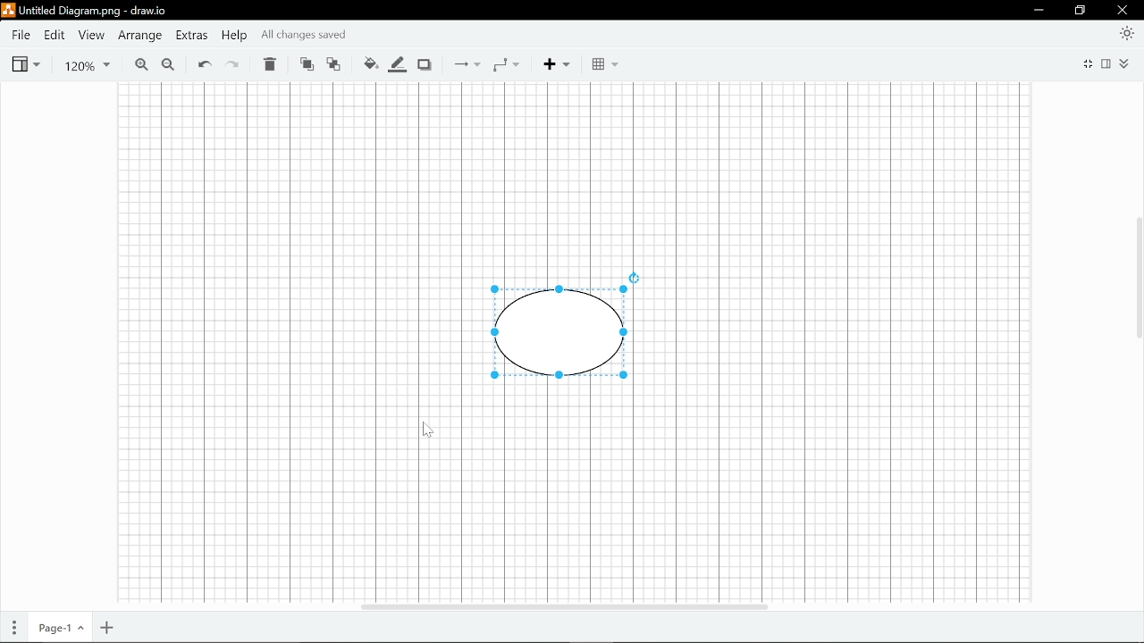 This screenshot has width=1144, height=643. What do you see at coordinates (27, 63) in the screenshot?
I see `view` at bounding box center [27, 63].